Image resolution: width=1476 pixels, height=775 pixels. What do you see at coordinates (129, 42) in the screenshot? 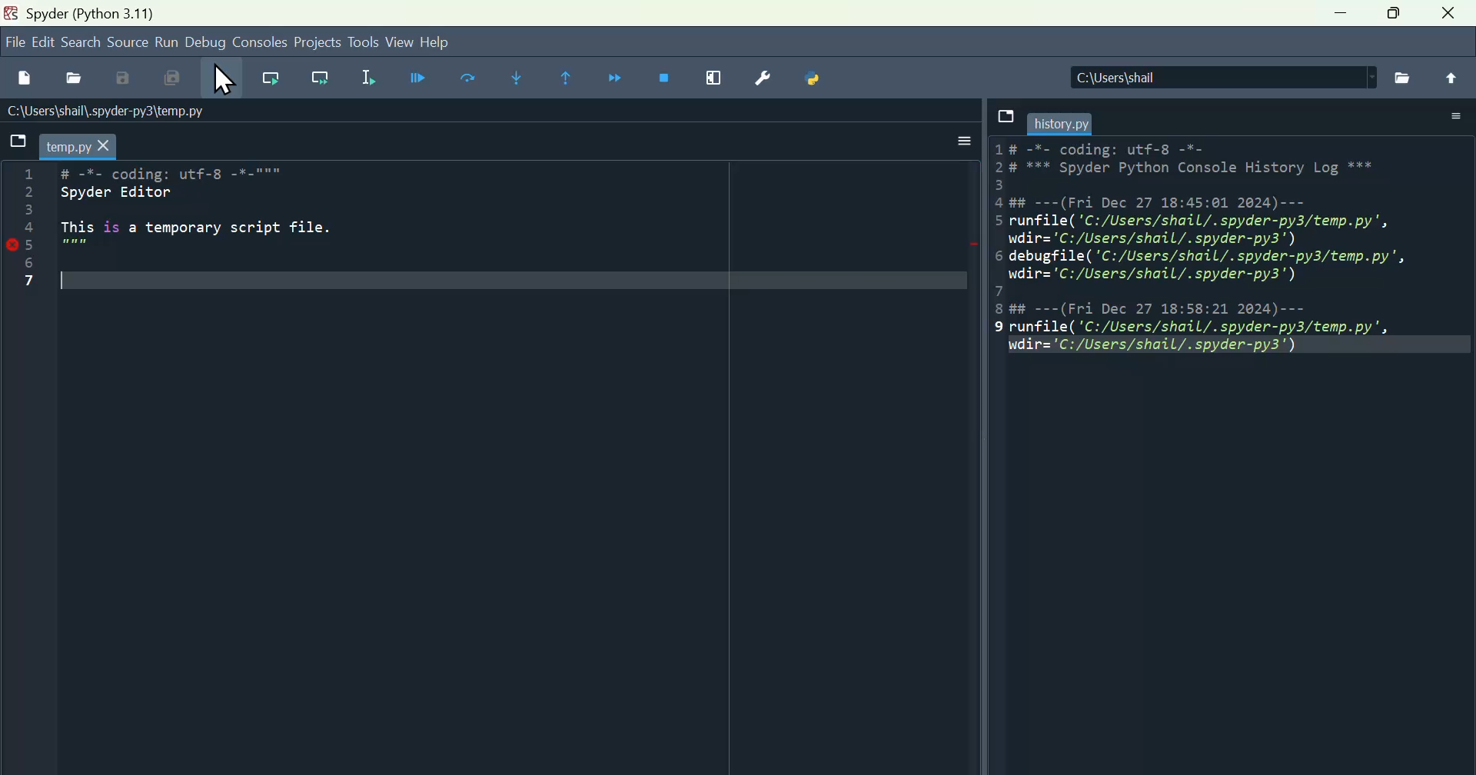
I see `Source` at bounding box center [129, 42].